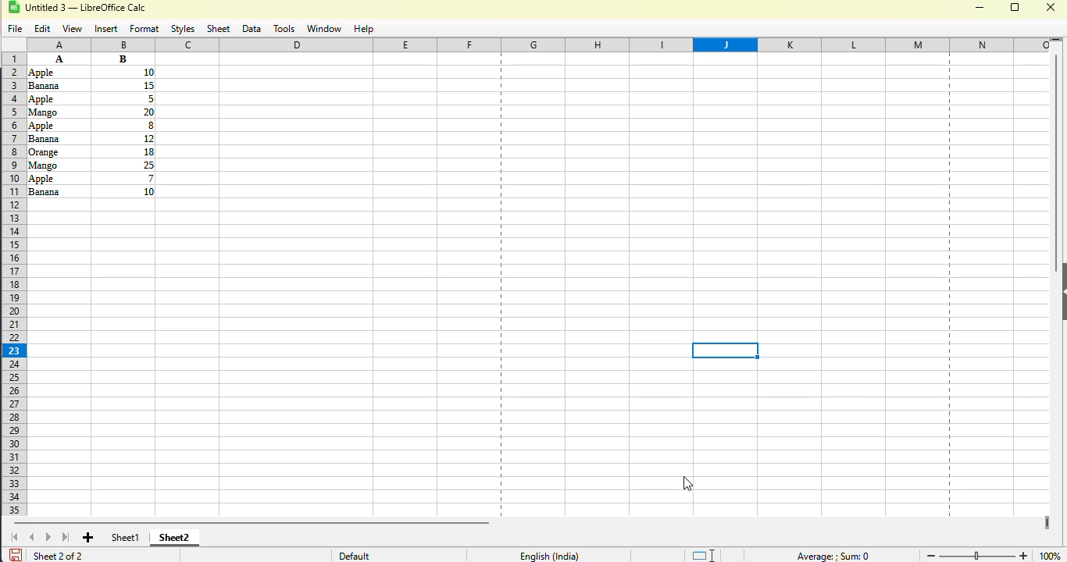  Describe the element at coordinates (832, 556) in the screenshot. I see `Average ; Sum 0` at that location.